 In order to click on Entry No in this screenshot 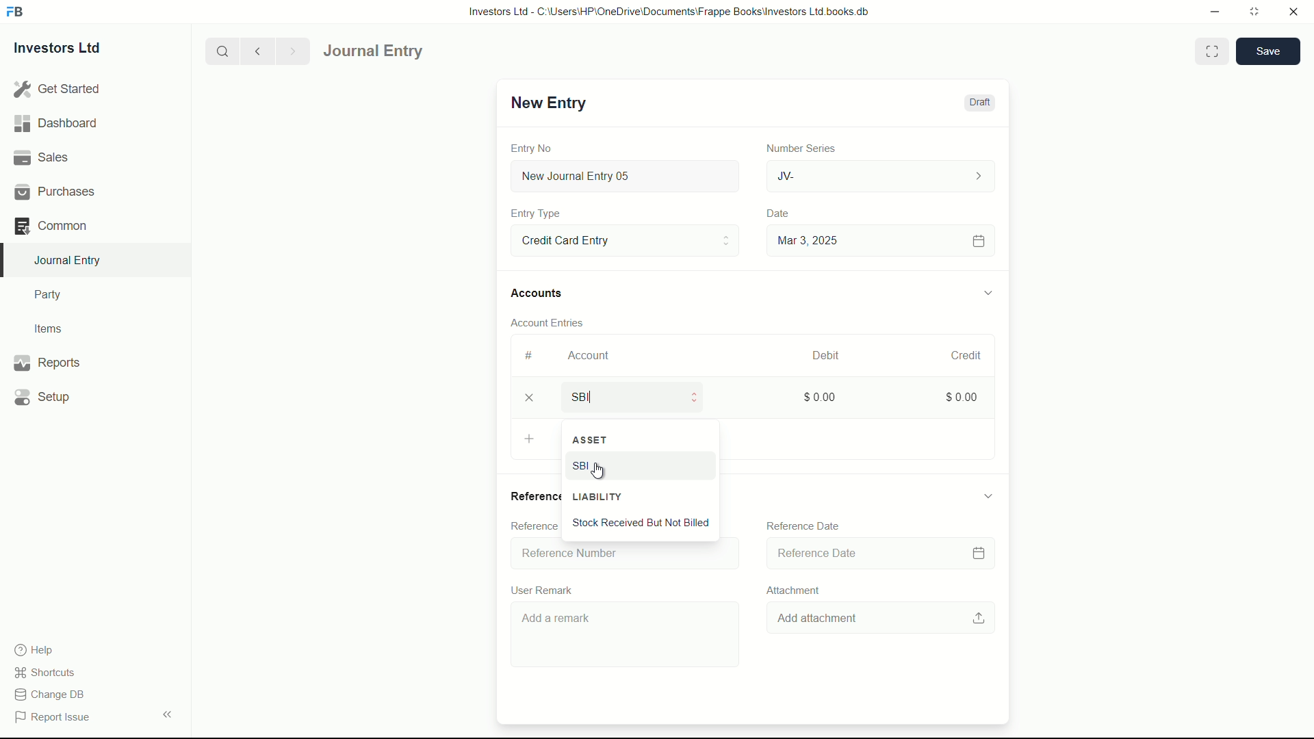, I will do `click(533, 146)`.